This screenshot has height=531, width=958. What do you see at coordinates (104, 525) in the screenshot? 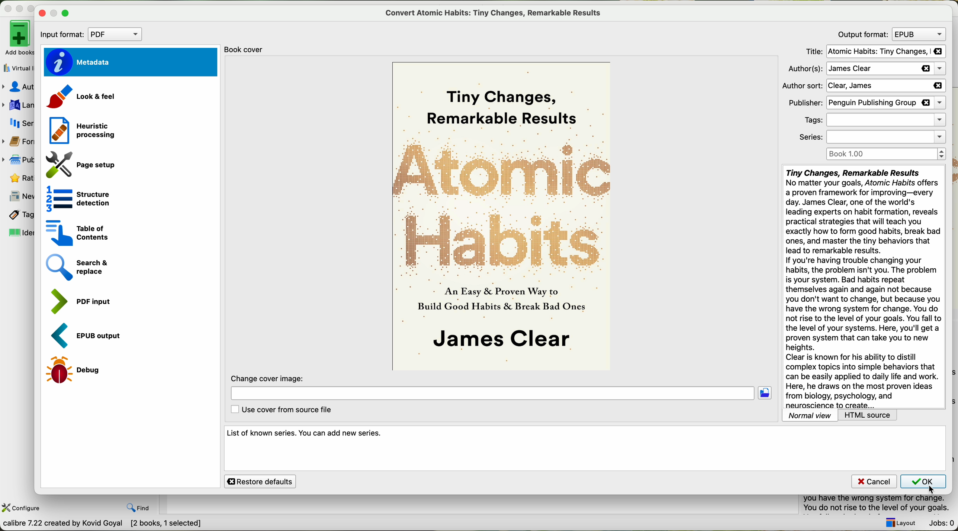
I see `calibre 7.22` at bounding box center [104, 525].